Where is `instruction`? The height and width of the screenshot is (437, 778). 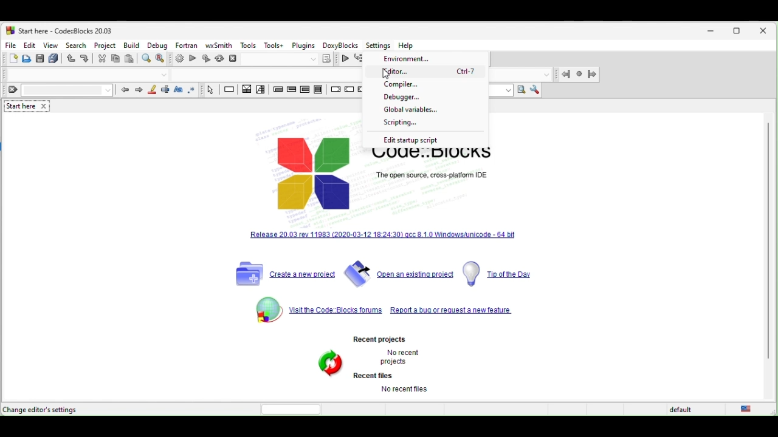 instruction is located at coordinates (230, 90).